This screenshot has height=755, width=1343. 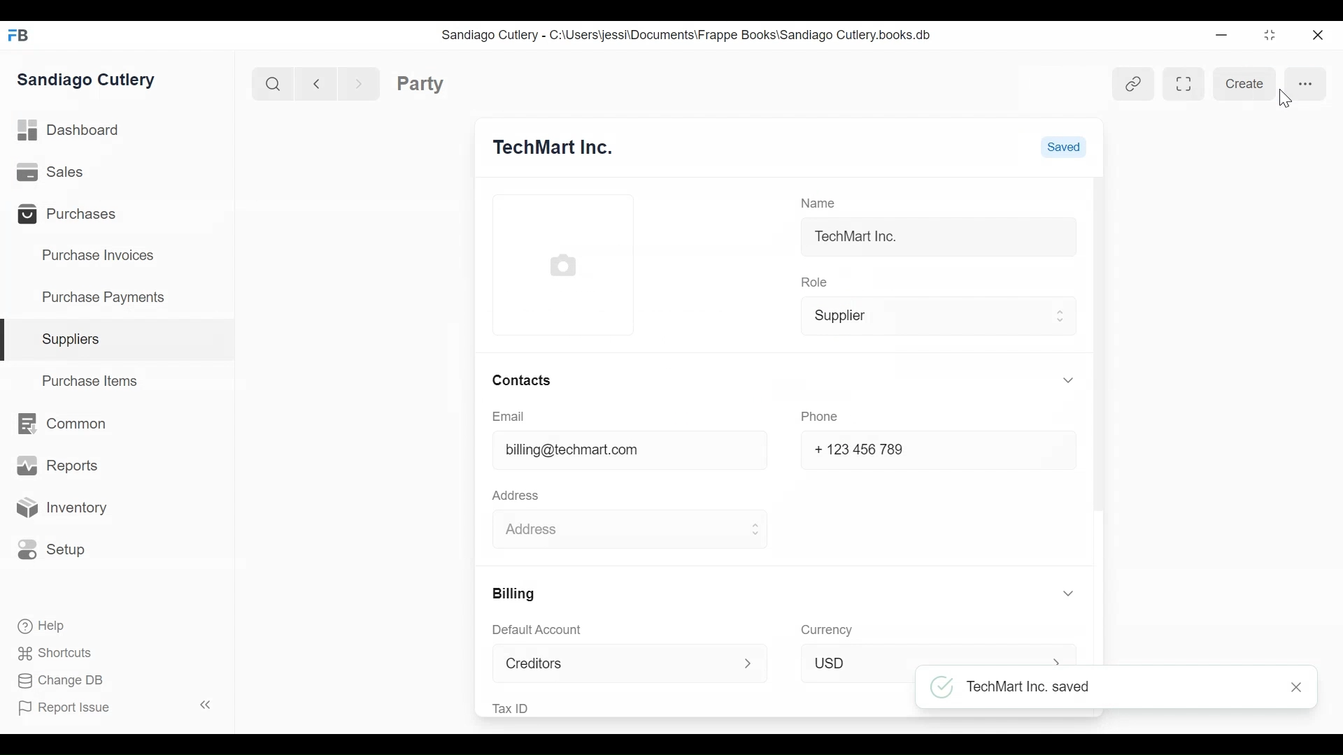 What do you see at coordinates (76, 339) in the screenshot?
I see `Supplies` at bounding box center [76, 339].